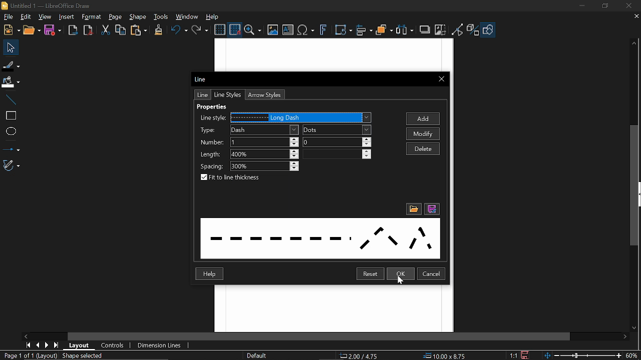  What do you see at coordinates (12, 147) in the screenshot?
I see `Lines and arrows` at bounding box center [12, 147].